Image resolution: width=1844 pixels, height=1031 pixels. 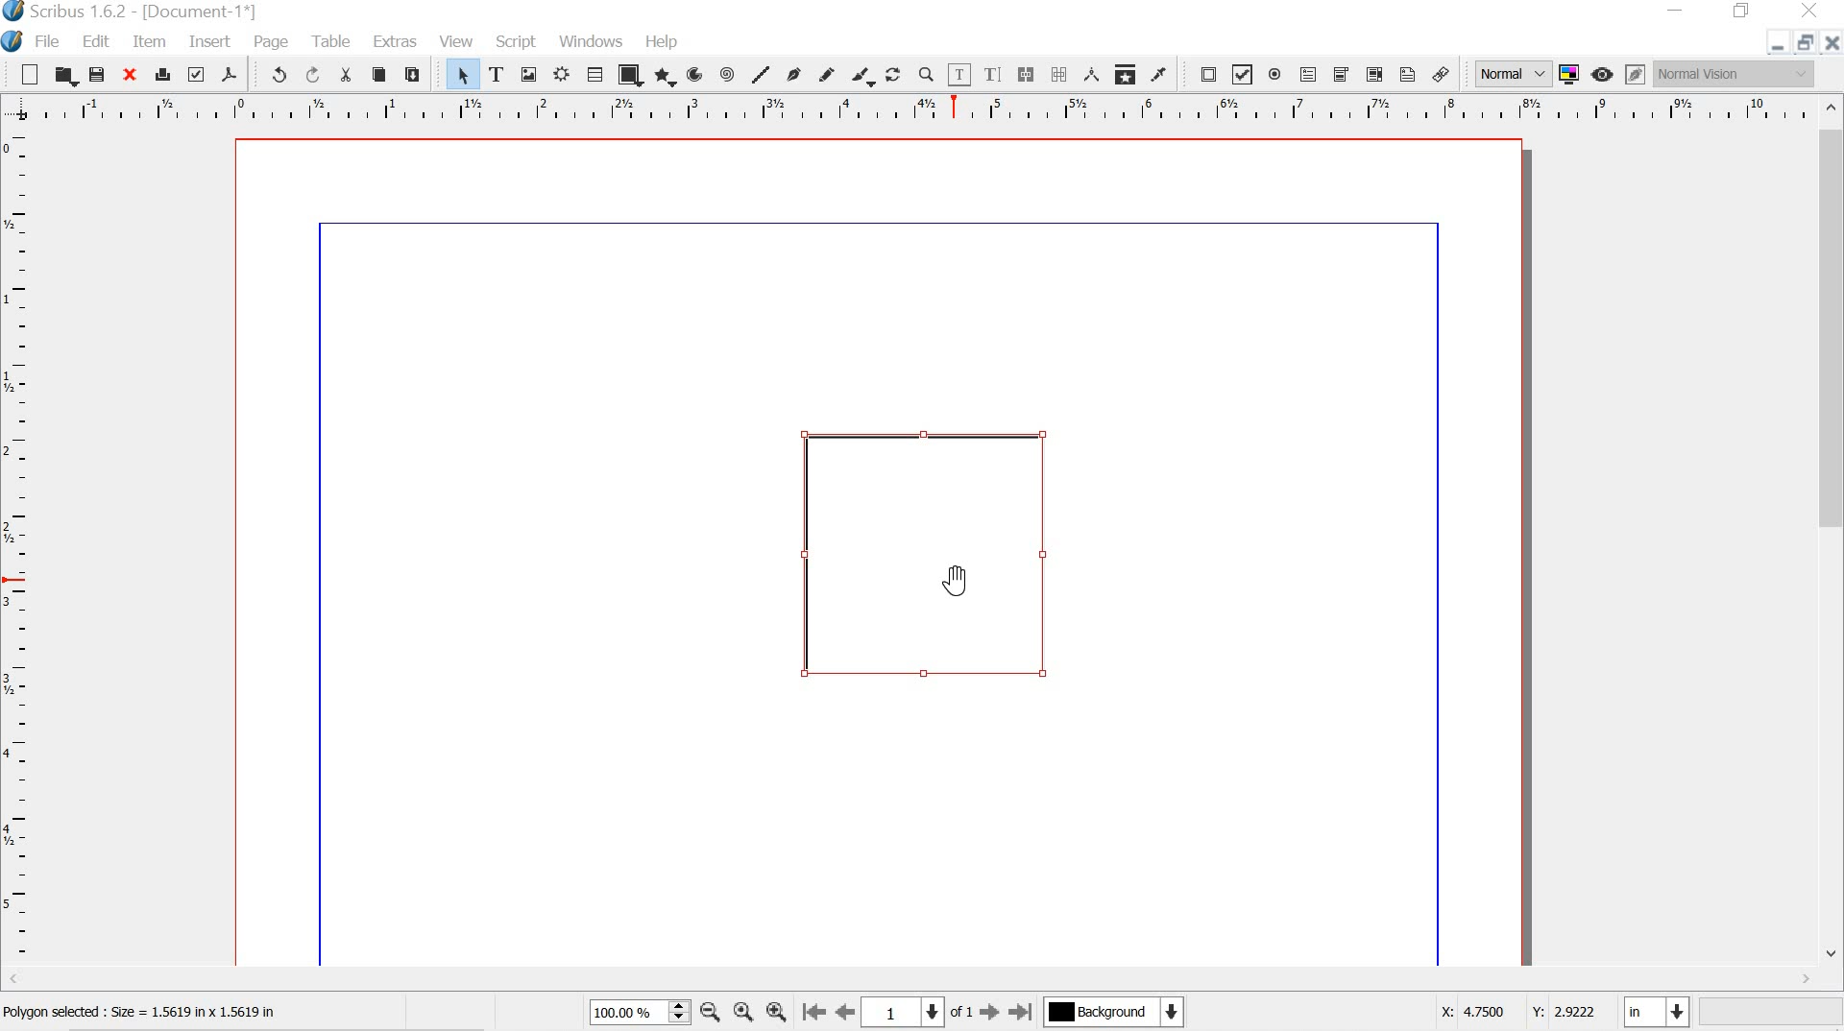 What do you see at coordinates (776, 1014) in the screenshot?
I see `zoom in` at bounding box center [776, 1014].